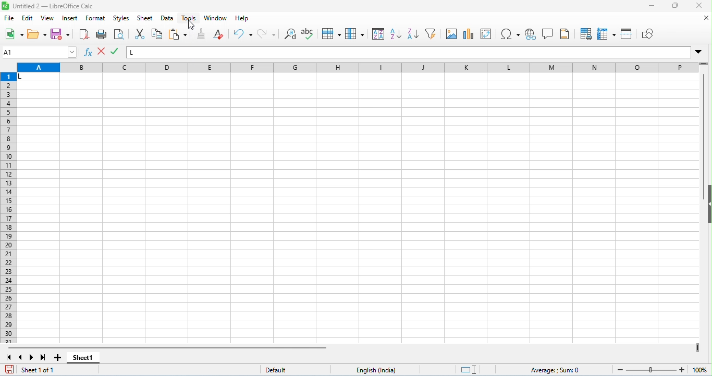  What do you see at coordinates (266, 34) in the screenshot?
I see `redo` at bounding box center [266, 34].